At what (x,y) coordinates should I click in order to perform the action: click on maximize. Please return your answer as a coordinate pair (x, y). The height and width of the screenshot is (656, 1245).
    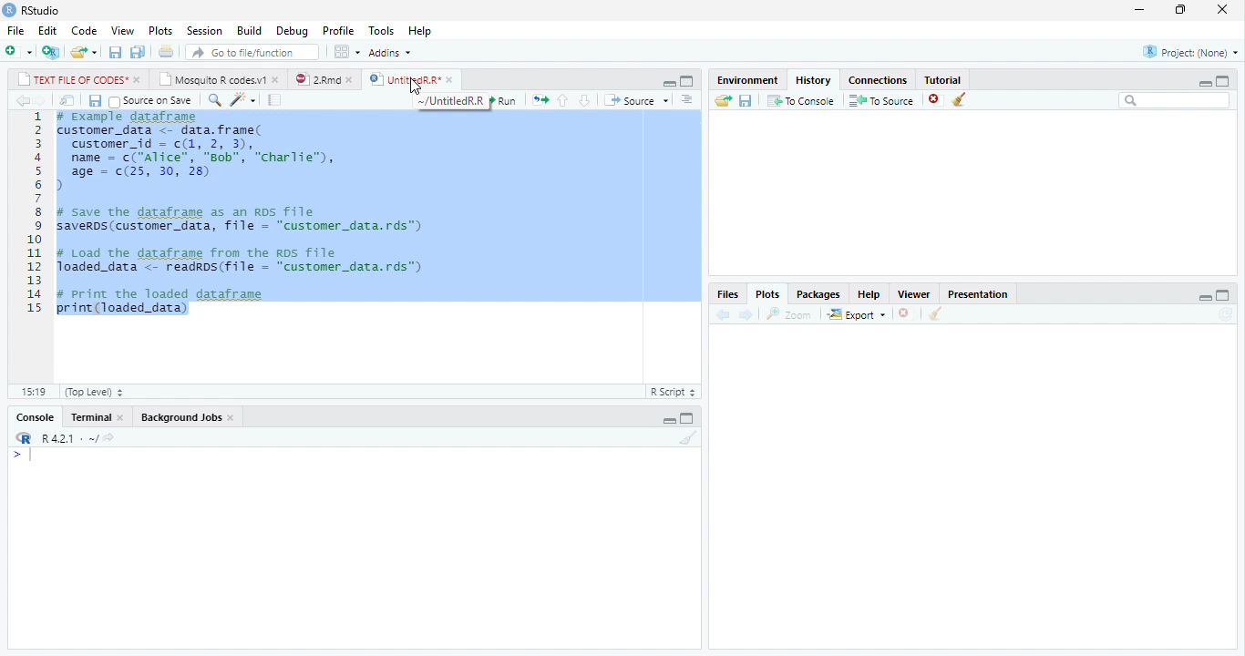
    Looking at the image, I should click on (686, 81).